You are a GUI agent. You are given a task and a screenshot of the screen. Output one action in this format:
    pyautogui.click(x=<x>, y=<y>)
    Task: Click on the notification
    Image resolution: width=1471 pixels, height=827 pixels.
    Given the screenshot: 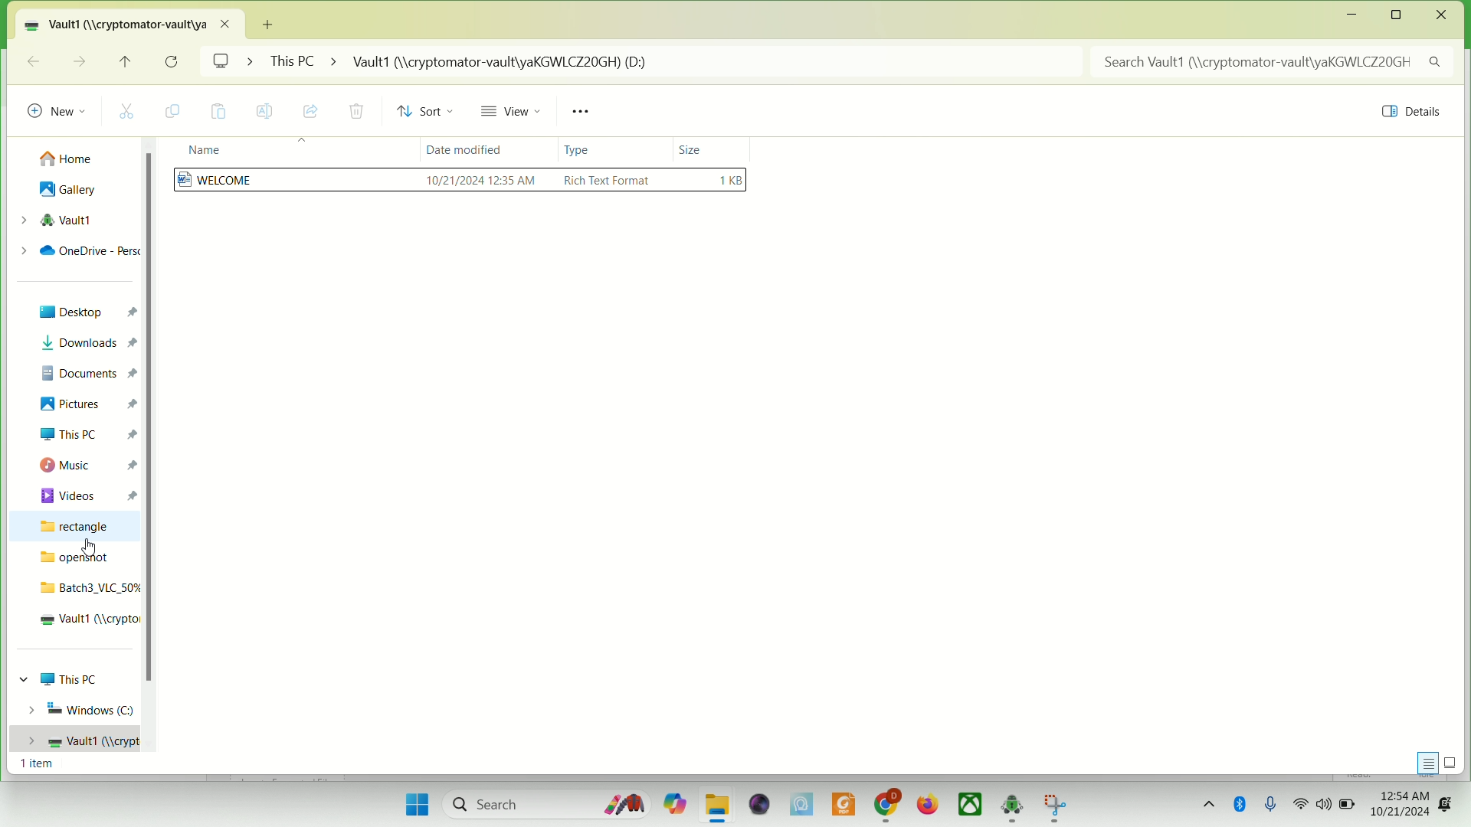 What is the action you would take?
    pyautogui.click(x=1451, y=798)
    